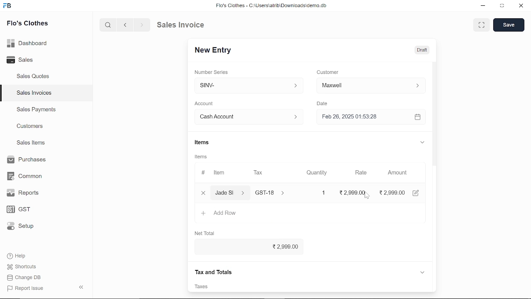 This screenshot has height=299, width=531. I want to click on References, so click(213, 271).